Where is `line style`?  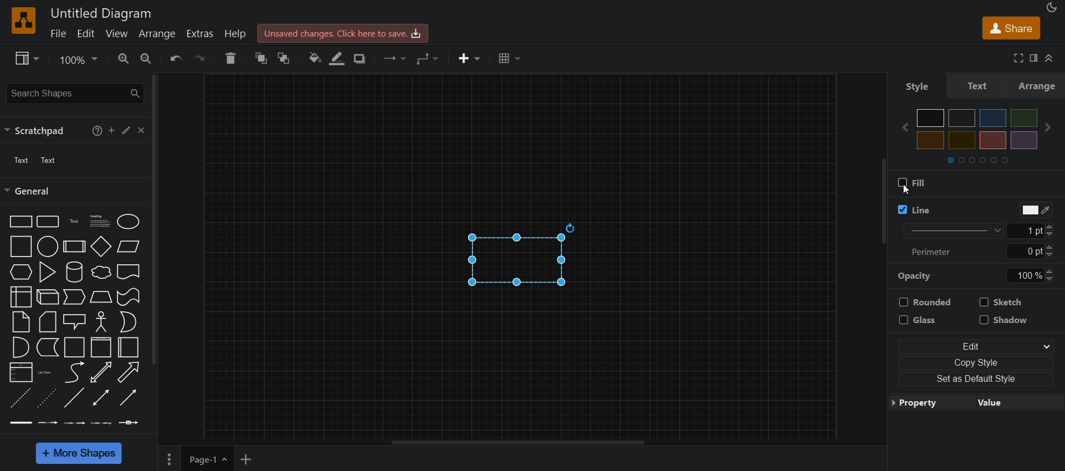 line style is located at coordinates (955, 230).